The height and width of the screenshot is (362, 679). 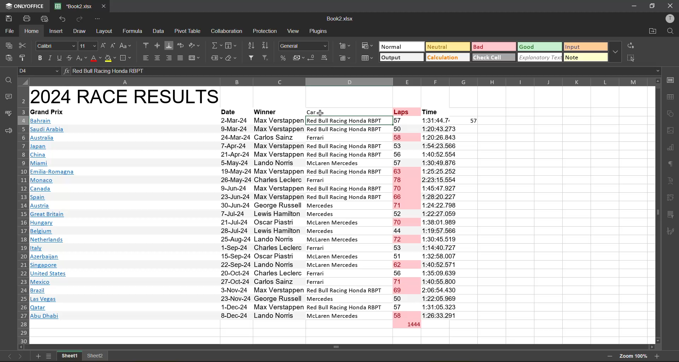 What do you see at coordinates (103, 31) in the screenshot?
I see `layout` at bounding box center [103, 31].